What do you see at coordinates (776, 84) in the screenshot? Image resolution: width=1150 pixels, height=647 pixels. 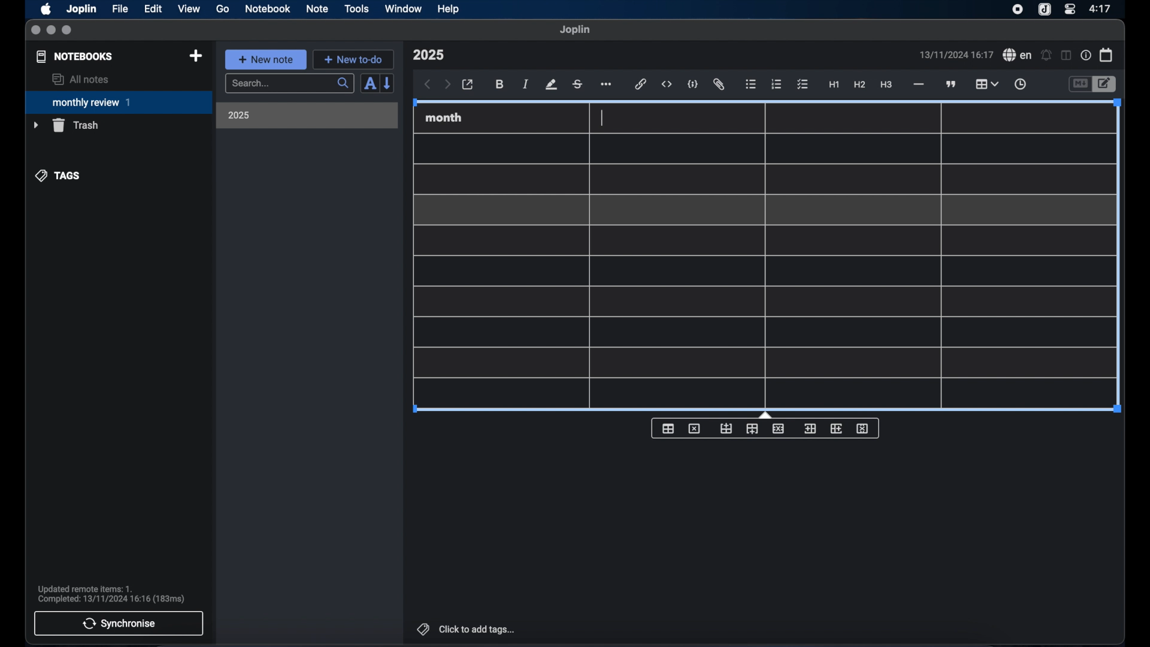 I see `numbered list` at bounding box center [776, 84].